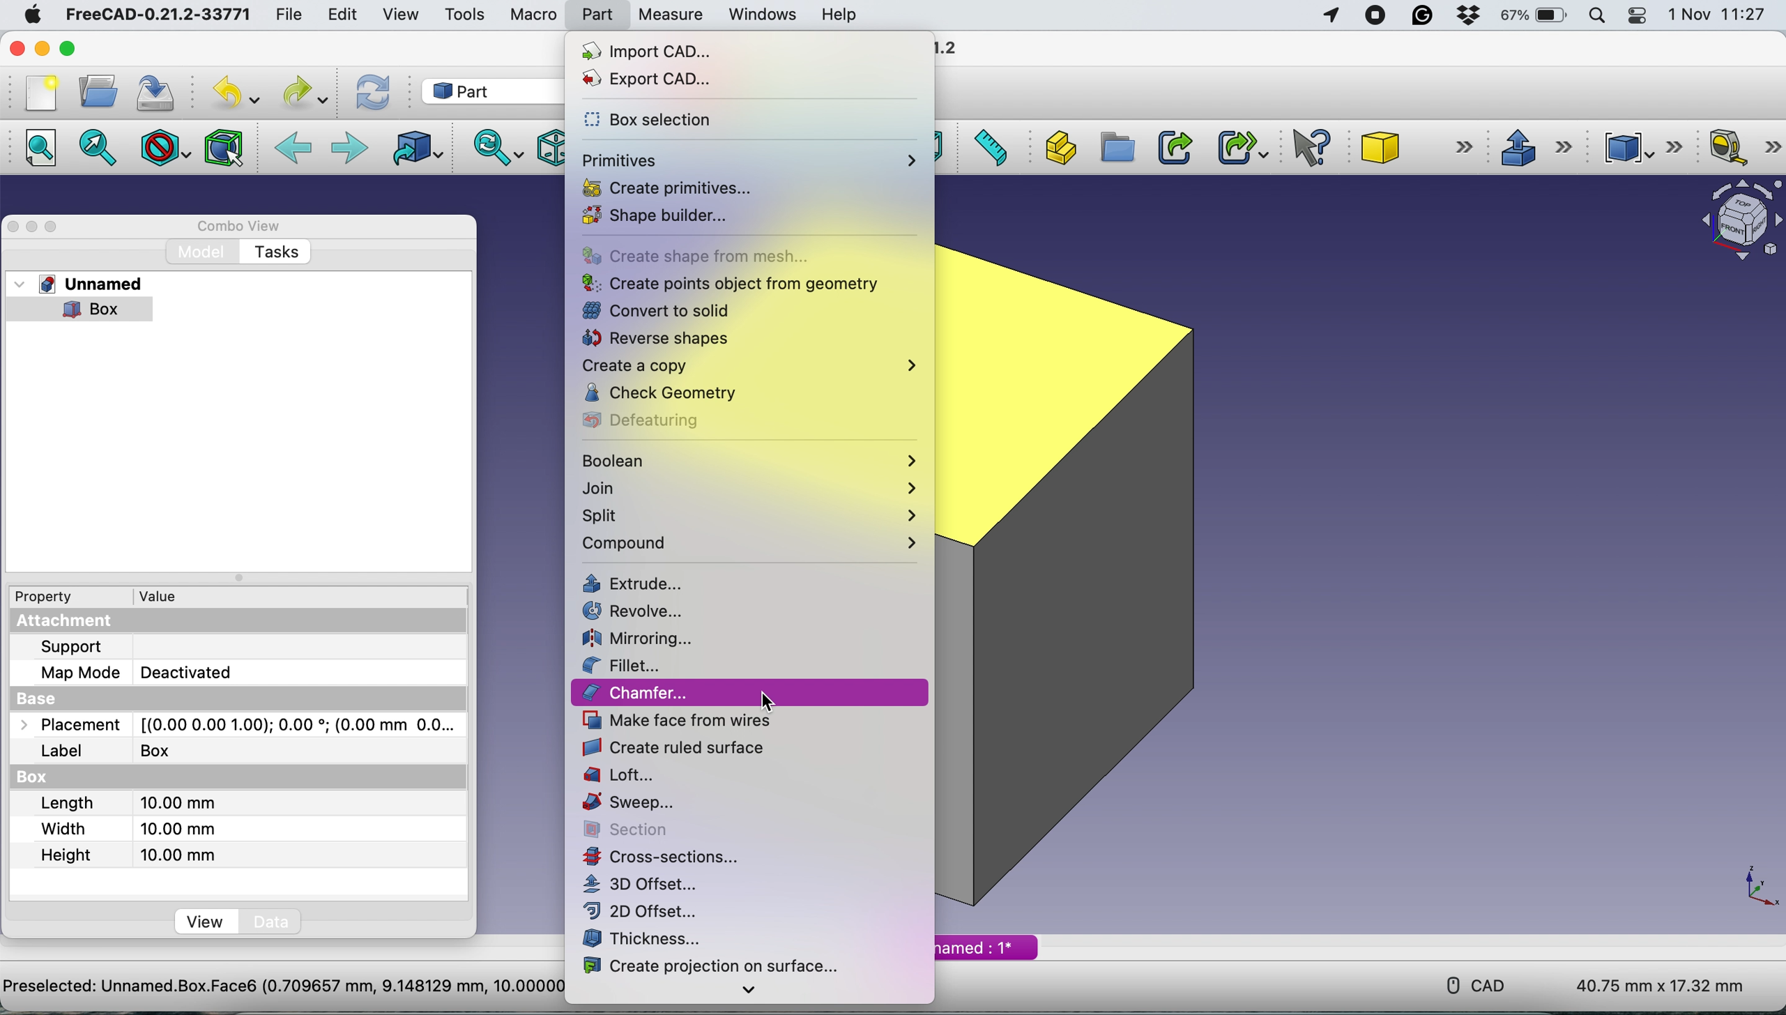 The width and height of the screenshot is (1786, 1015). What do you see at coordinates (467, 15) in the screenshot?
I see `tools` at bounding box center [467, 15].